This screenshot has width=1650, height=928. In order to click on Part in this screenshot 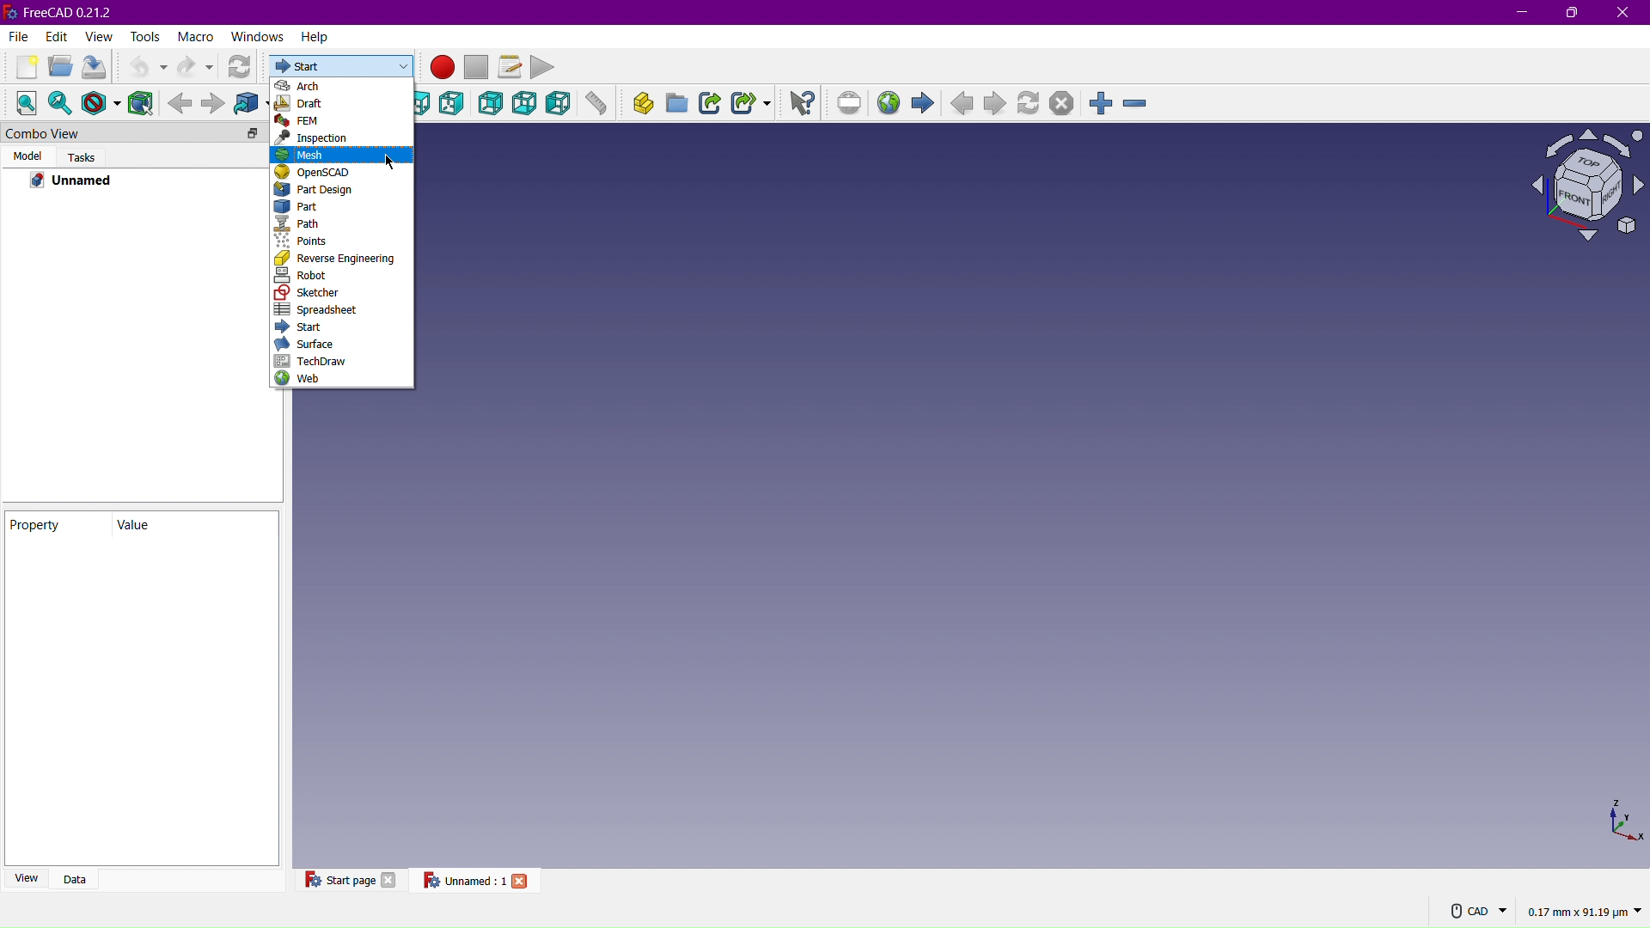, I will do `click(343, 207)`.